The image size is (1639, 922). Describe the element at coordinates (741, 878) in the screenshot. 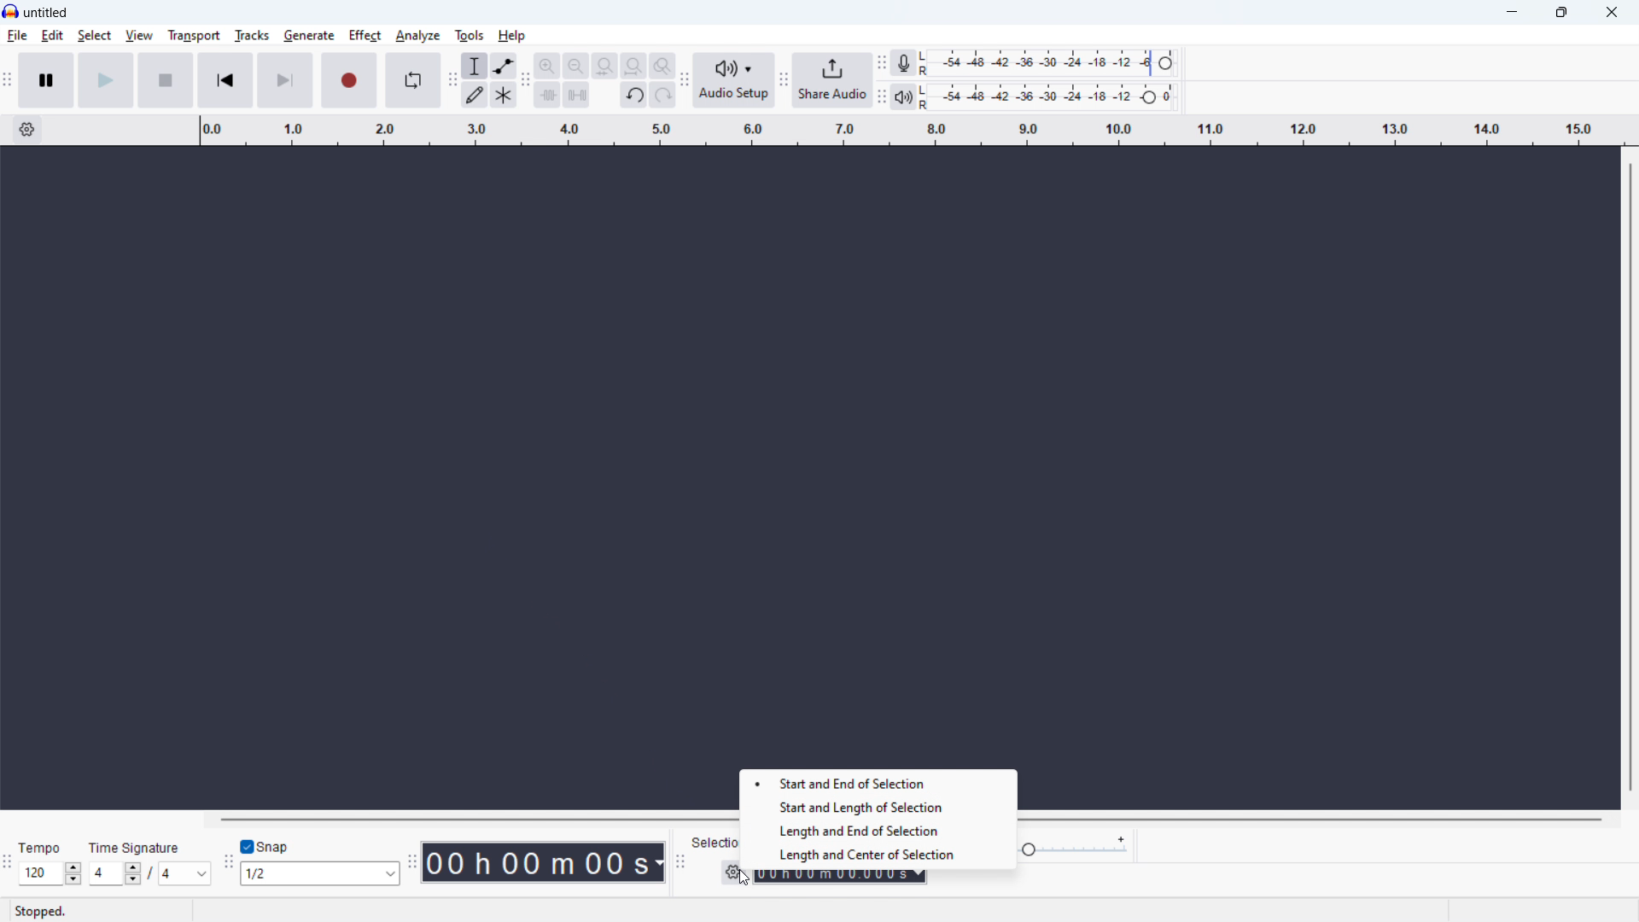

I see `cursor` at that location.